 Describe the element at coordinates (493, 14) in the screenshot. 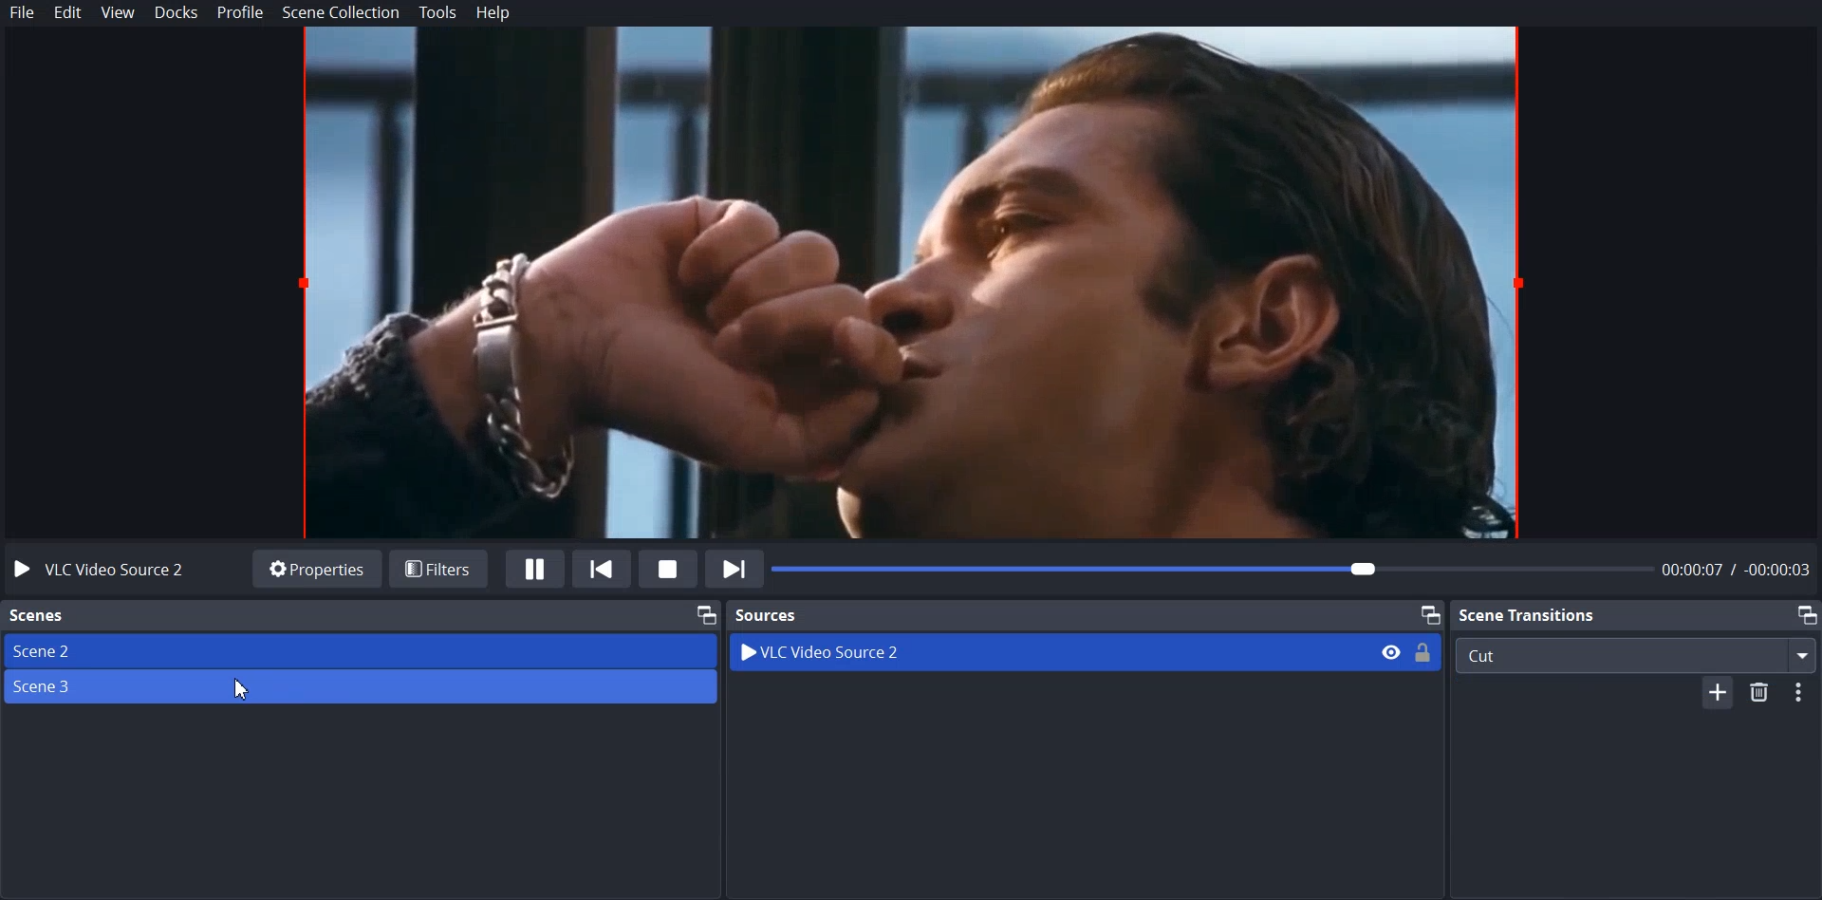

I see `Help` at that location.